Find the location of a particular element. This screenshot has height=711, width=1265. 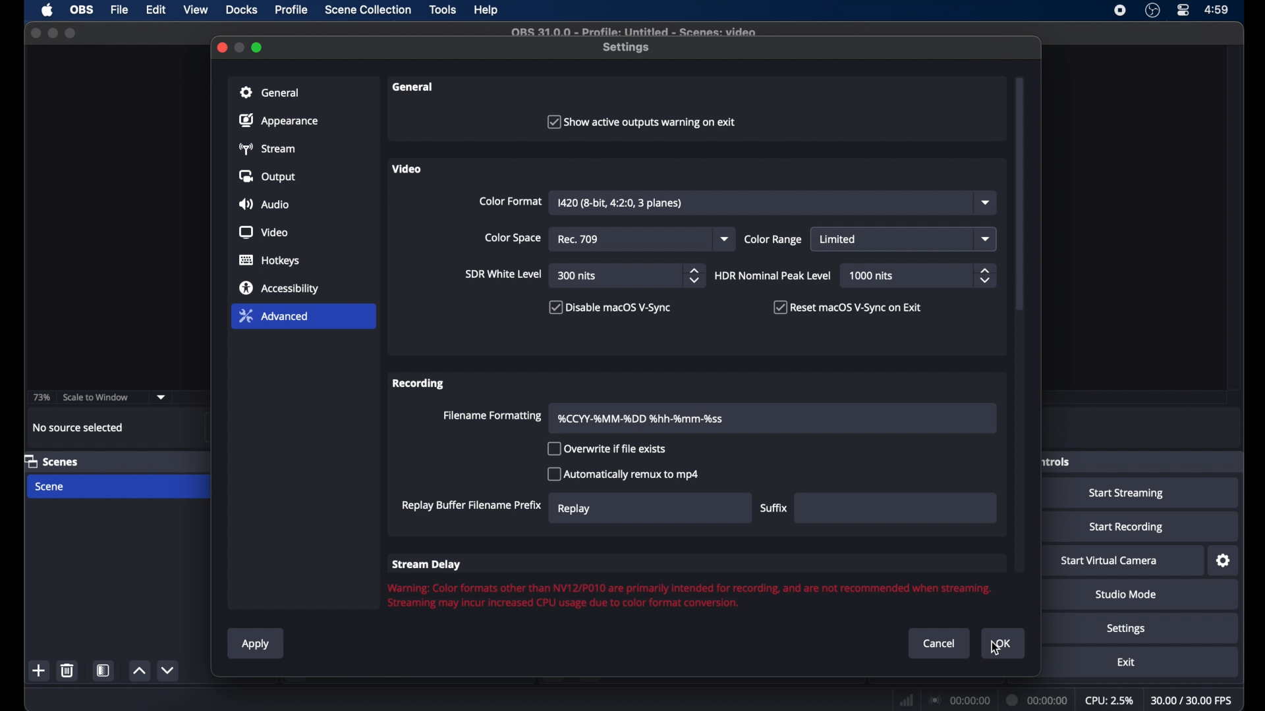

30.00/30.00 fps is located at coordinates (1193, 700).